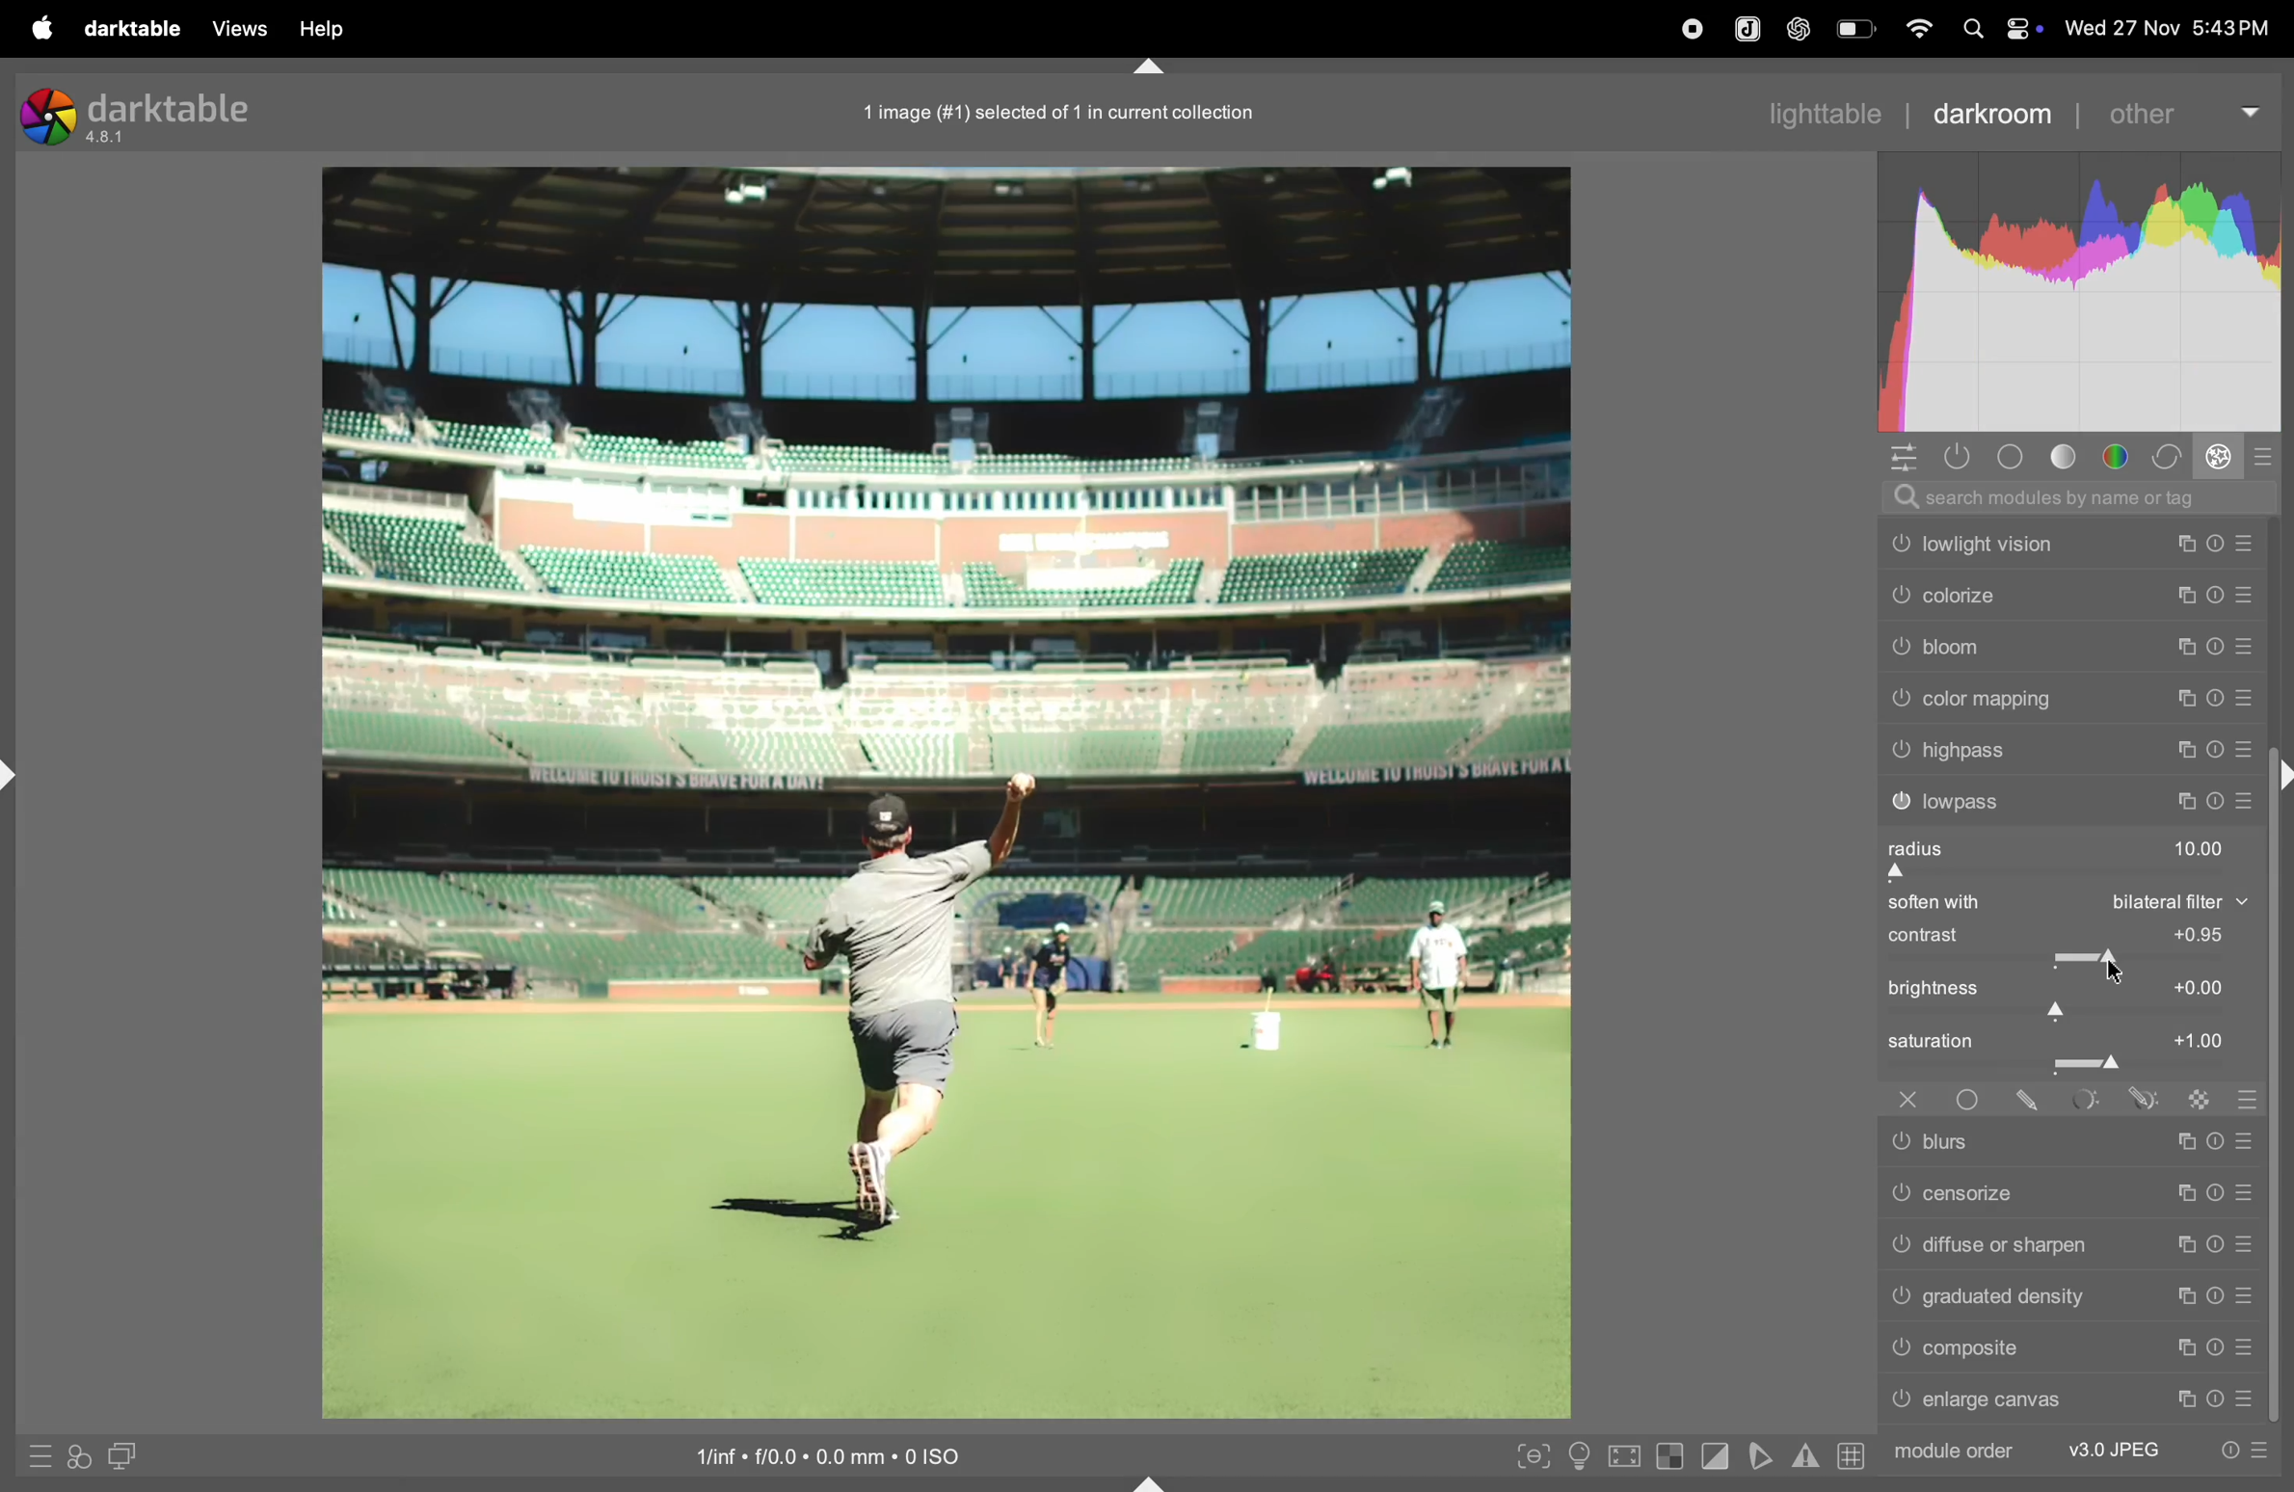  Describe the element at coordinates (2167, 23) in the screenshot. I see `date and time` at that location.